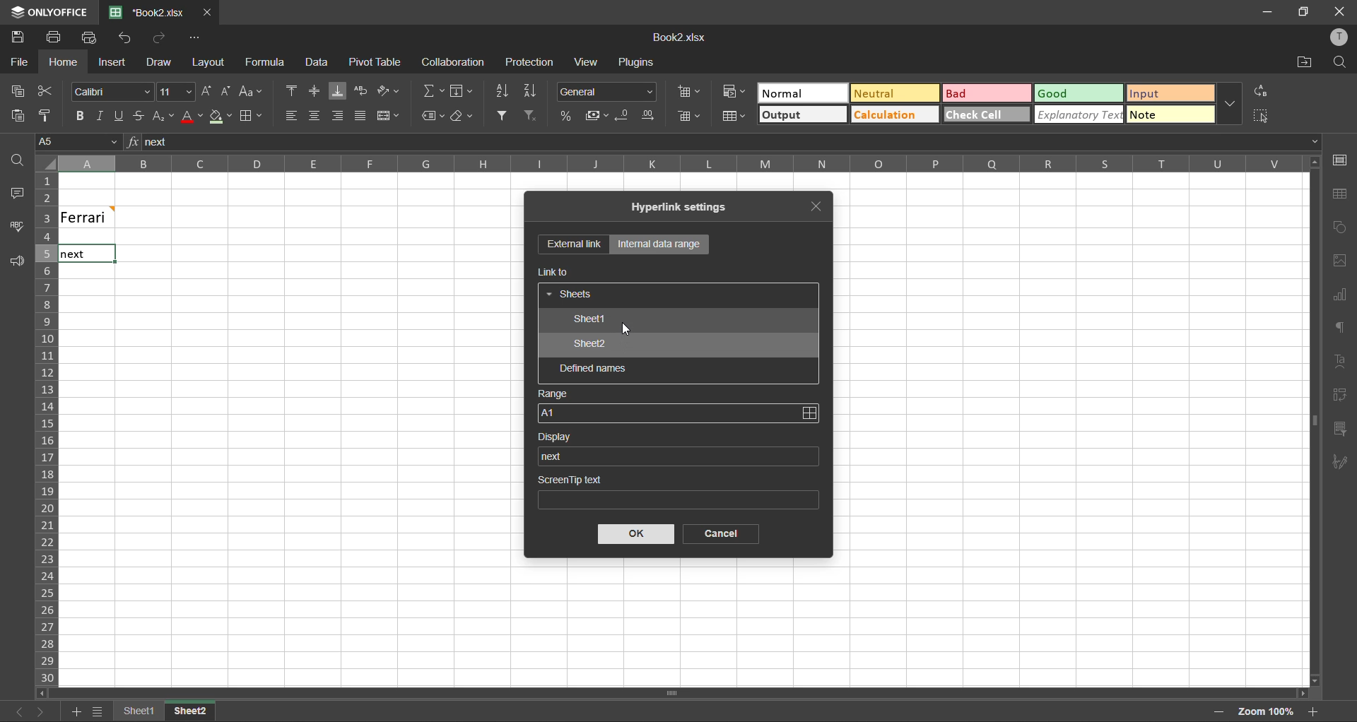 The height and width of the screenshot is (722, 1357). Describe the element at coordinates (625, 116) in the screenshot. I see `decrease decimal` at that location.